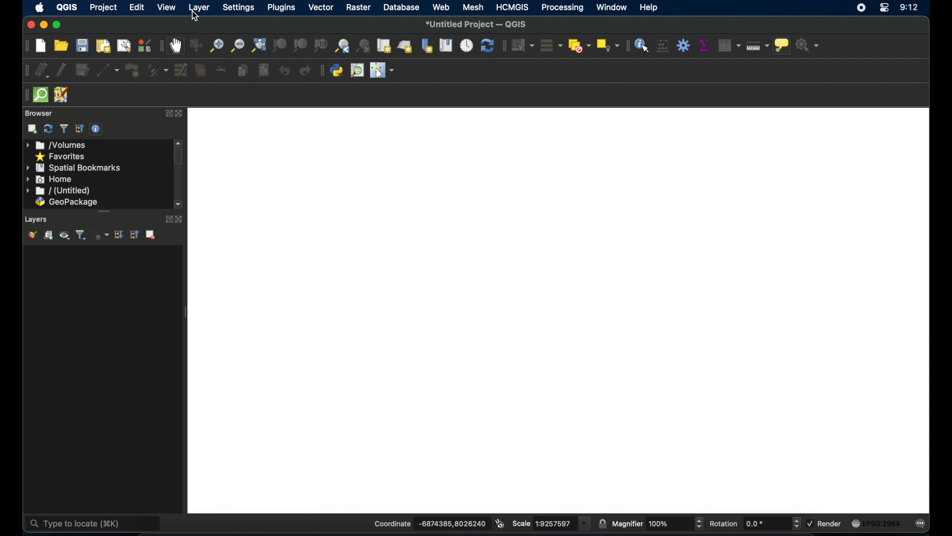 This screenshot has height=536, width=952. I want to click on expand, so click(167, 113).